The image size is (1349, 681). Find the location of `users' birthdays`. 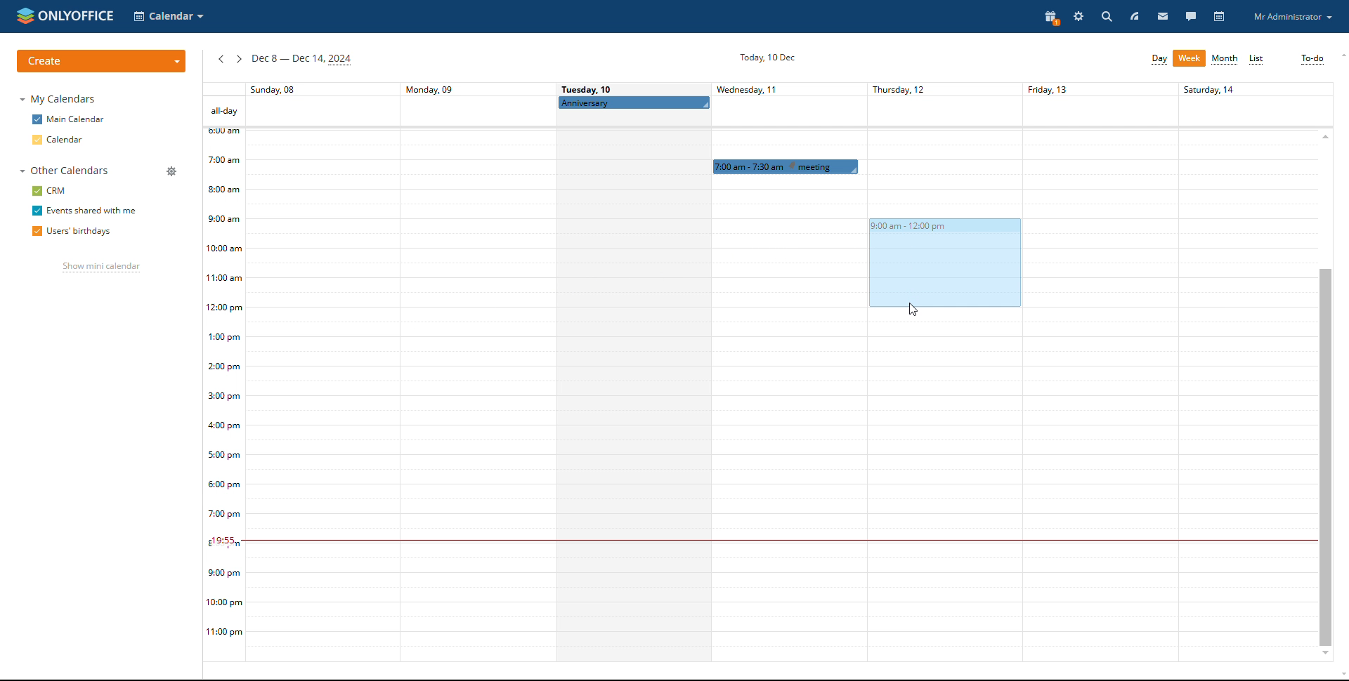

users' birthdays is located at coordinates (84, 232).